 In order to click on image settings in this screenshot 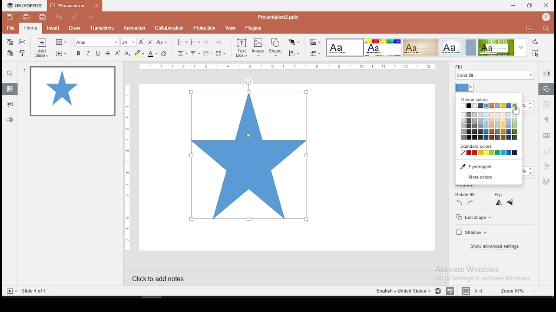, I will do `click(547, 104)`.